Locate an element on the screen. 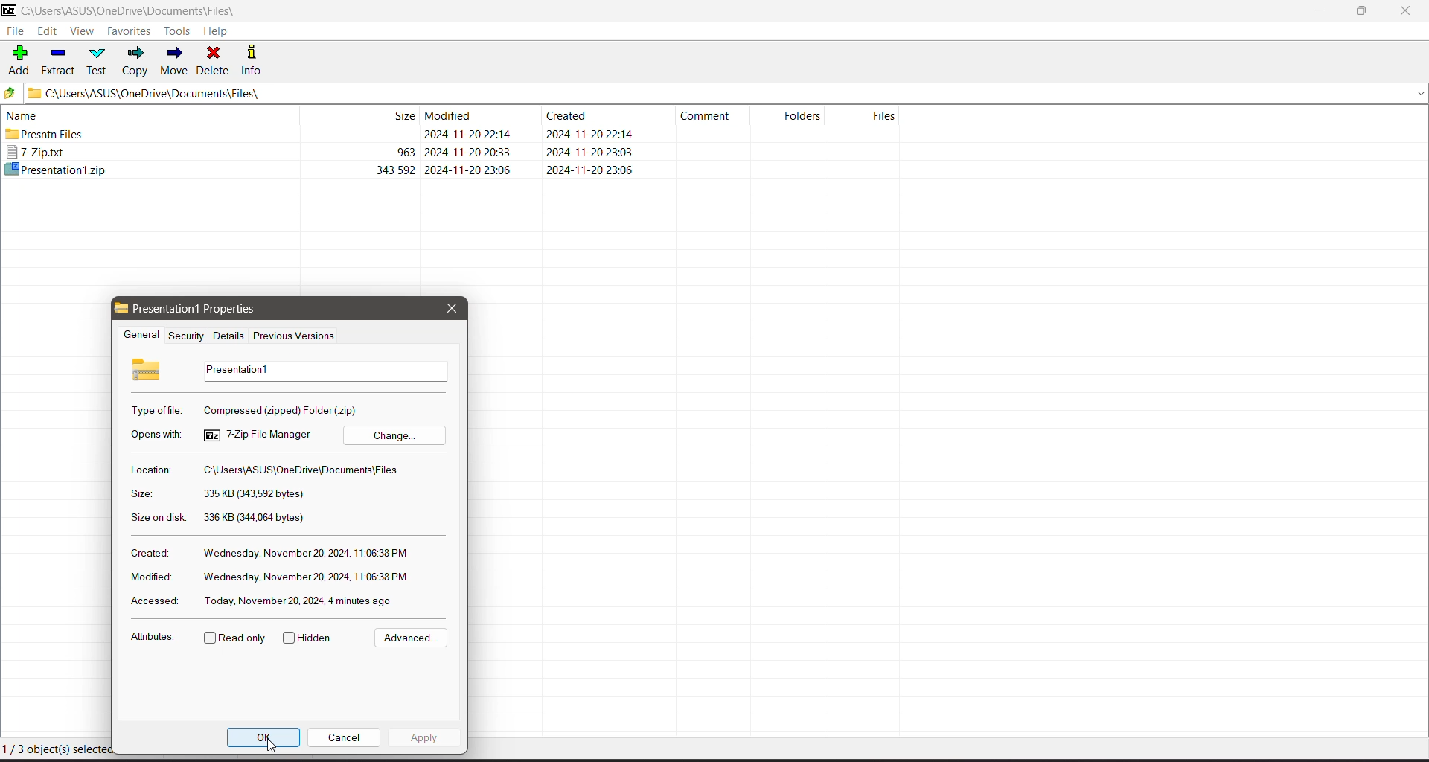 The width and height of the screenshot is (1429, 762). Add is located at coordinates (19, 59).